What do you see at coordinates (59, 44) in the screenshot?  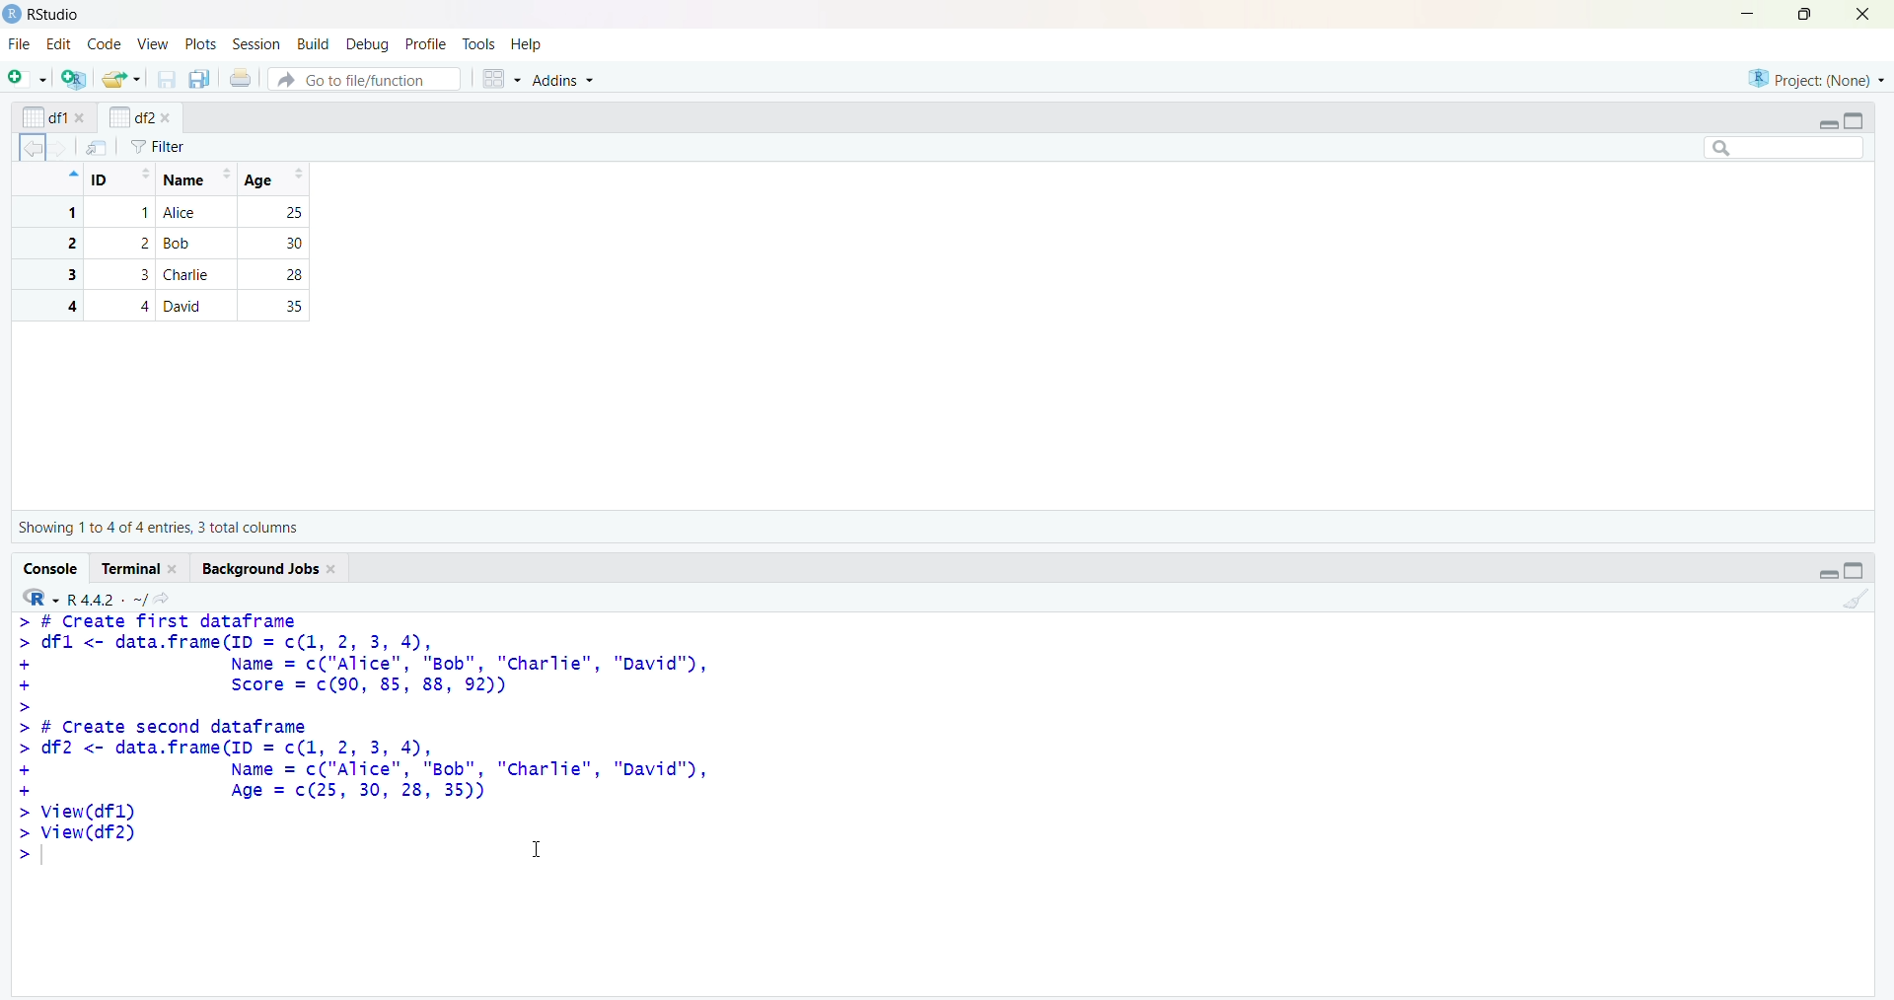 I see `edit` at bounding box center [59, 44].